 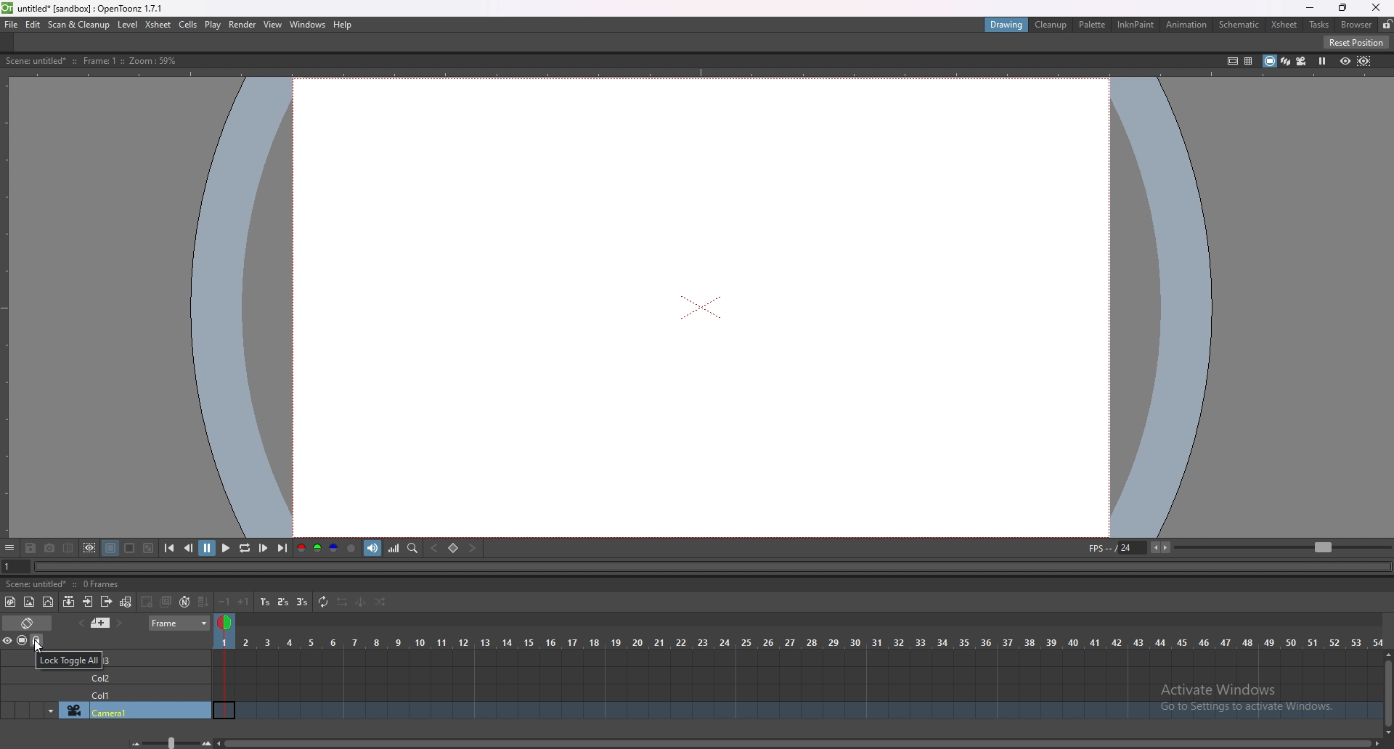 What do you see at coordinates (225, 549) in the screenshot?
I see `play` at bounding box center [225, 549].